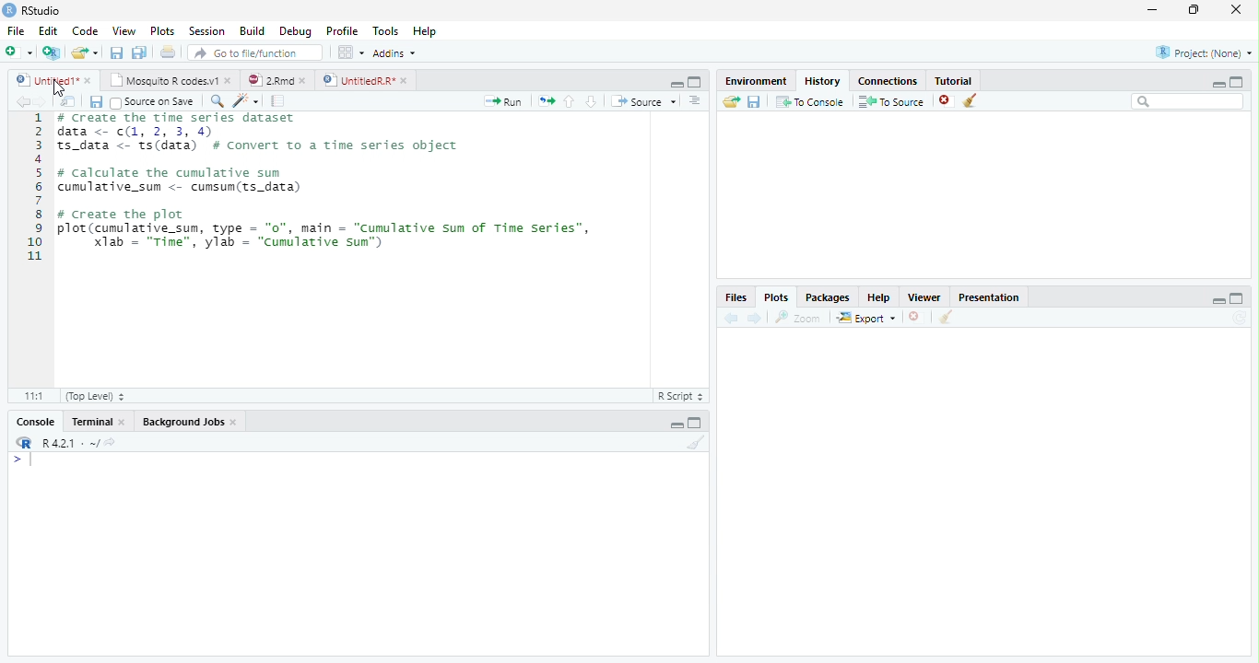 The image size is (1259, 663). I want to click on Plots, so click(163, 31).